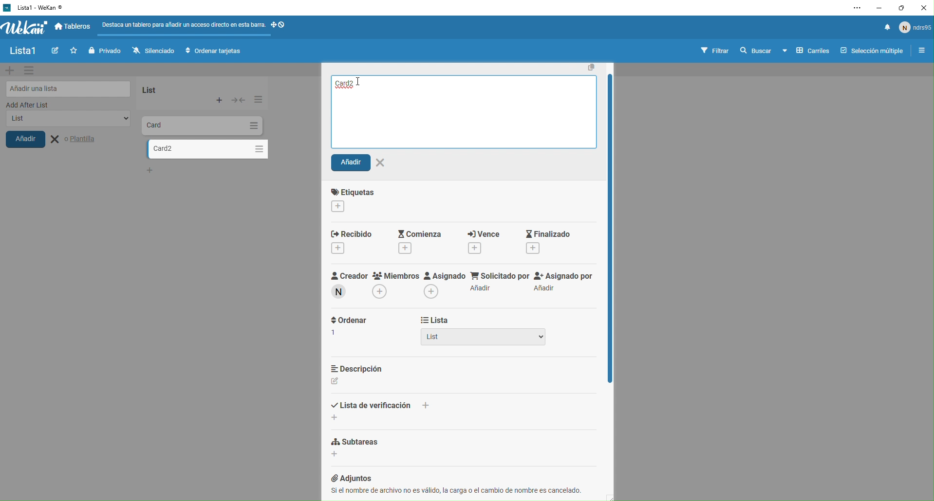 The height and width of the screenshot is (501, 934). Describe the element at coordinates (164, 88) in the screenshot. I see `list` at that location.